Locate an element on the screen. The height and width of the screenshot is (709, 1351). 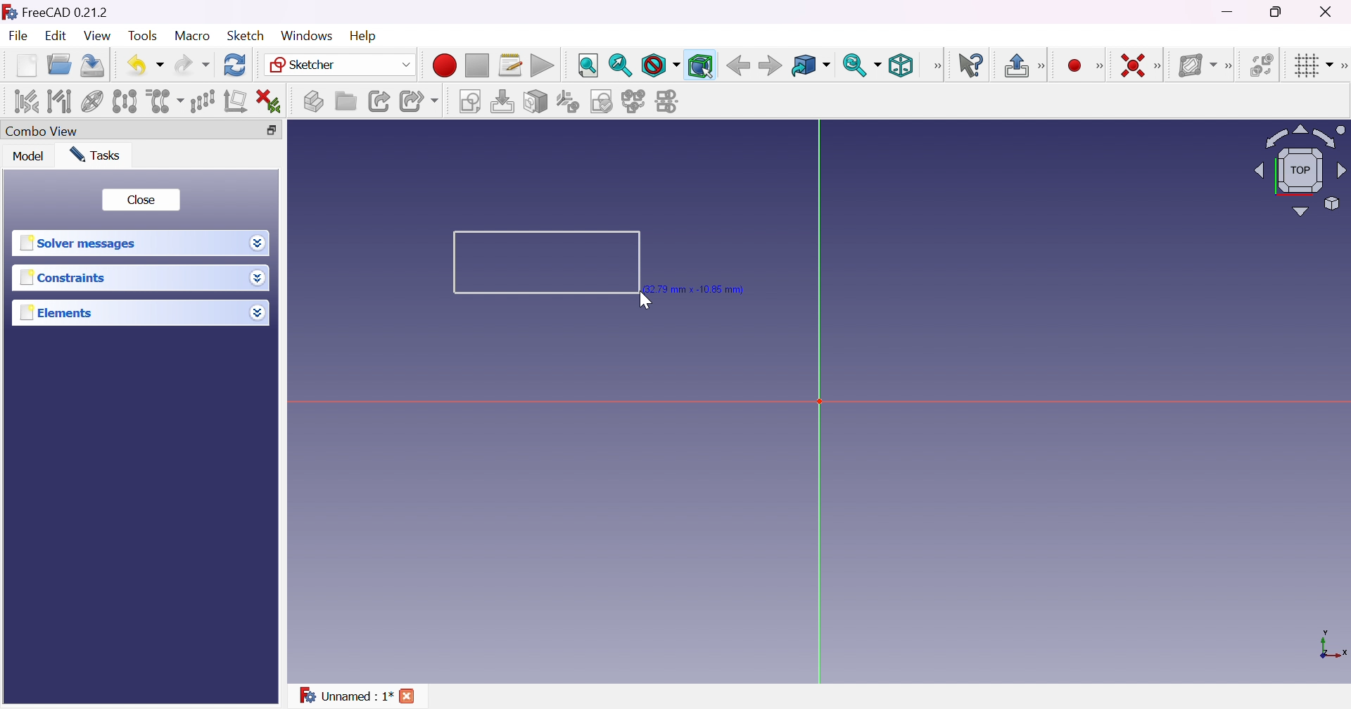
Edit is located at coordinates (56, 36).